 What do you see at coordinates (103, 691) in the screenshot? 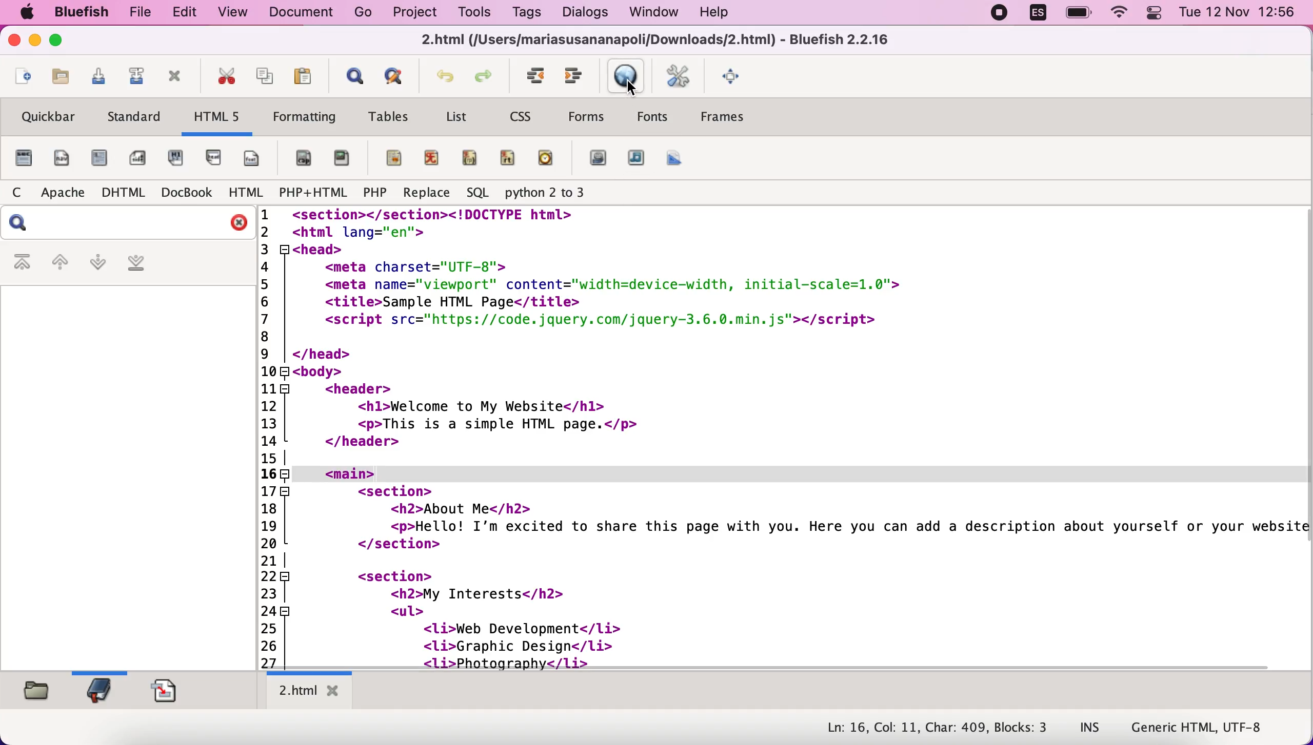
I see `bookmark` at bounding box center [103, 691].